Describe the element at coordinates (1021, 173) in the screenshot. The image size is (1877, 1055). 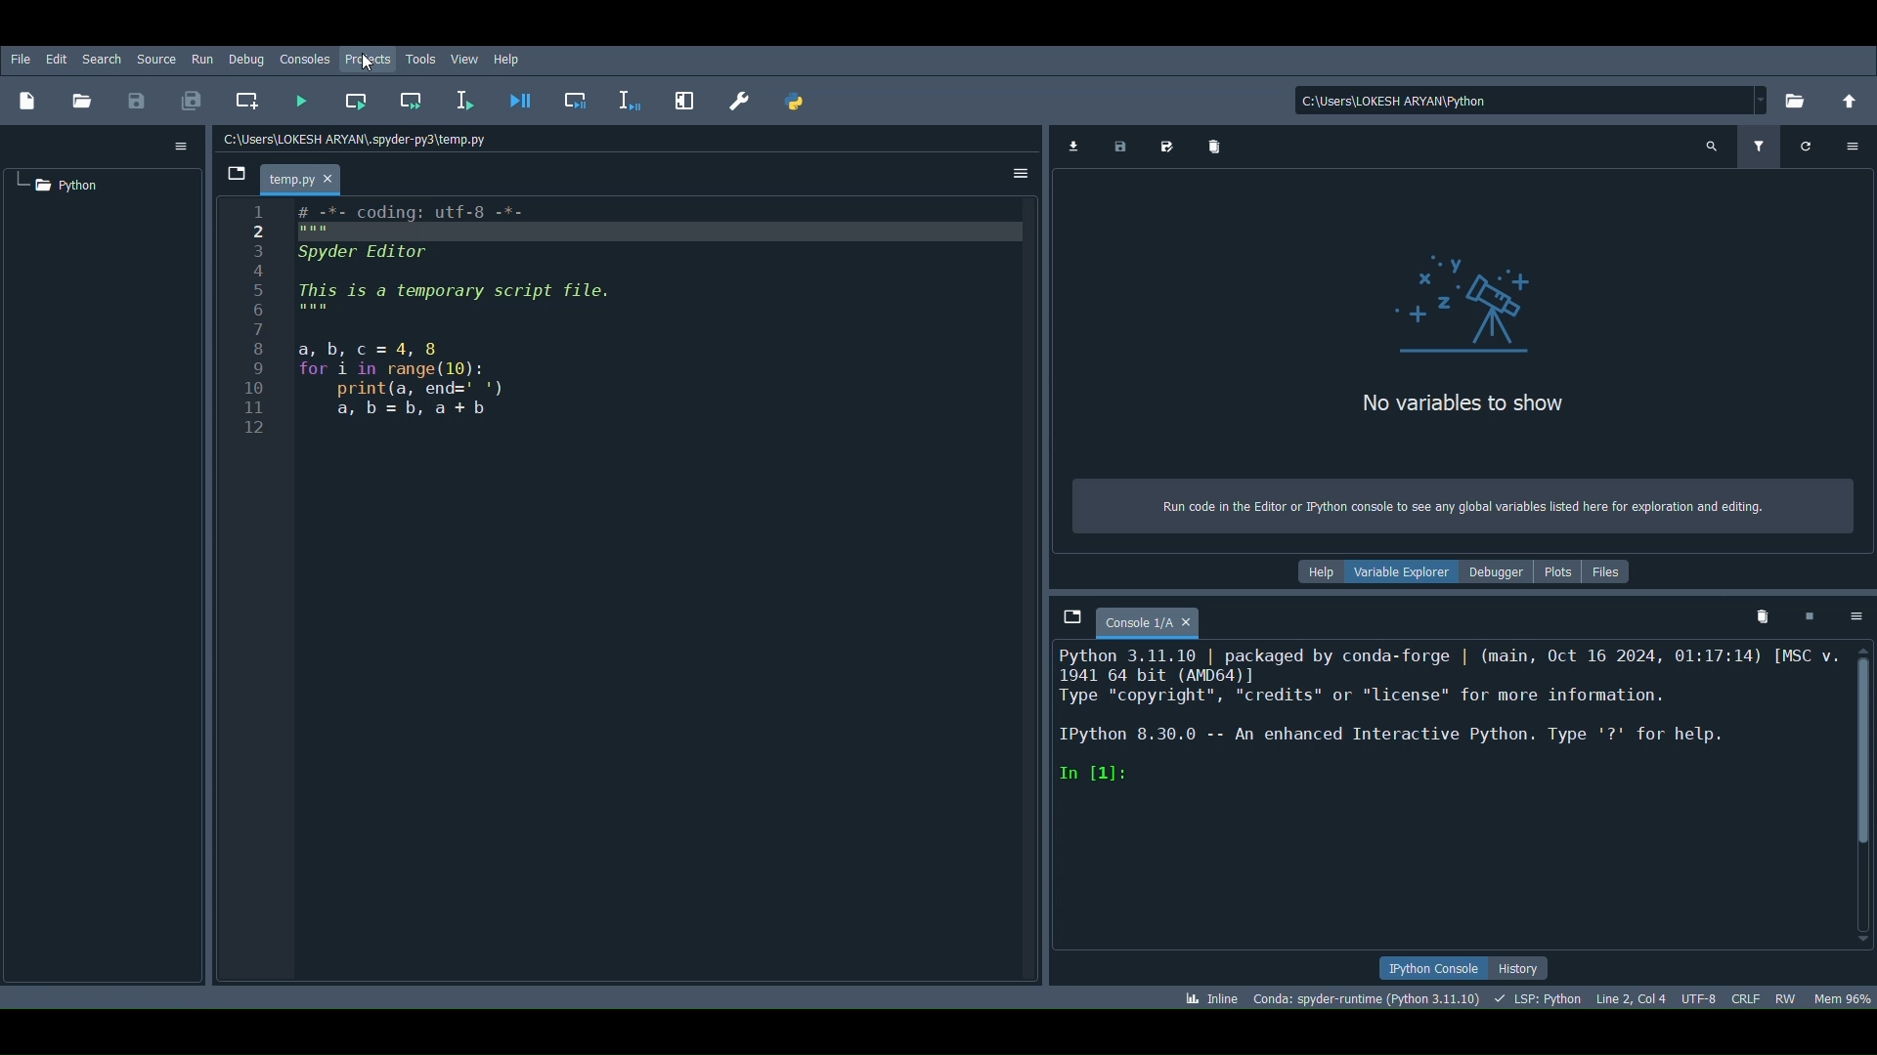
I see `Options` at that location.